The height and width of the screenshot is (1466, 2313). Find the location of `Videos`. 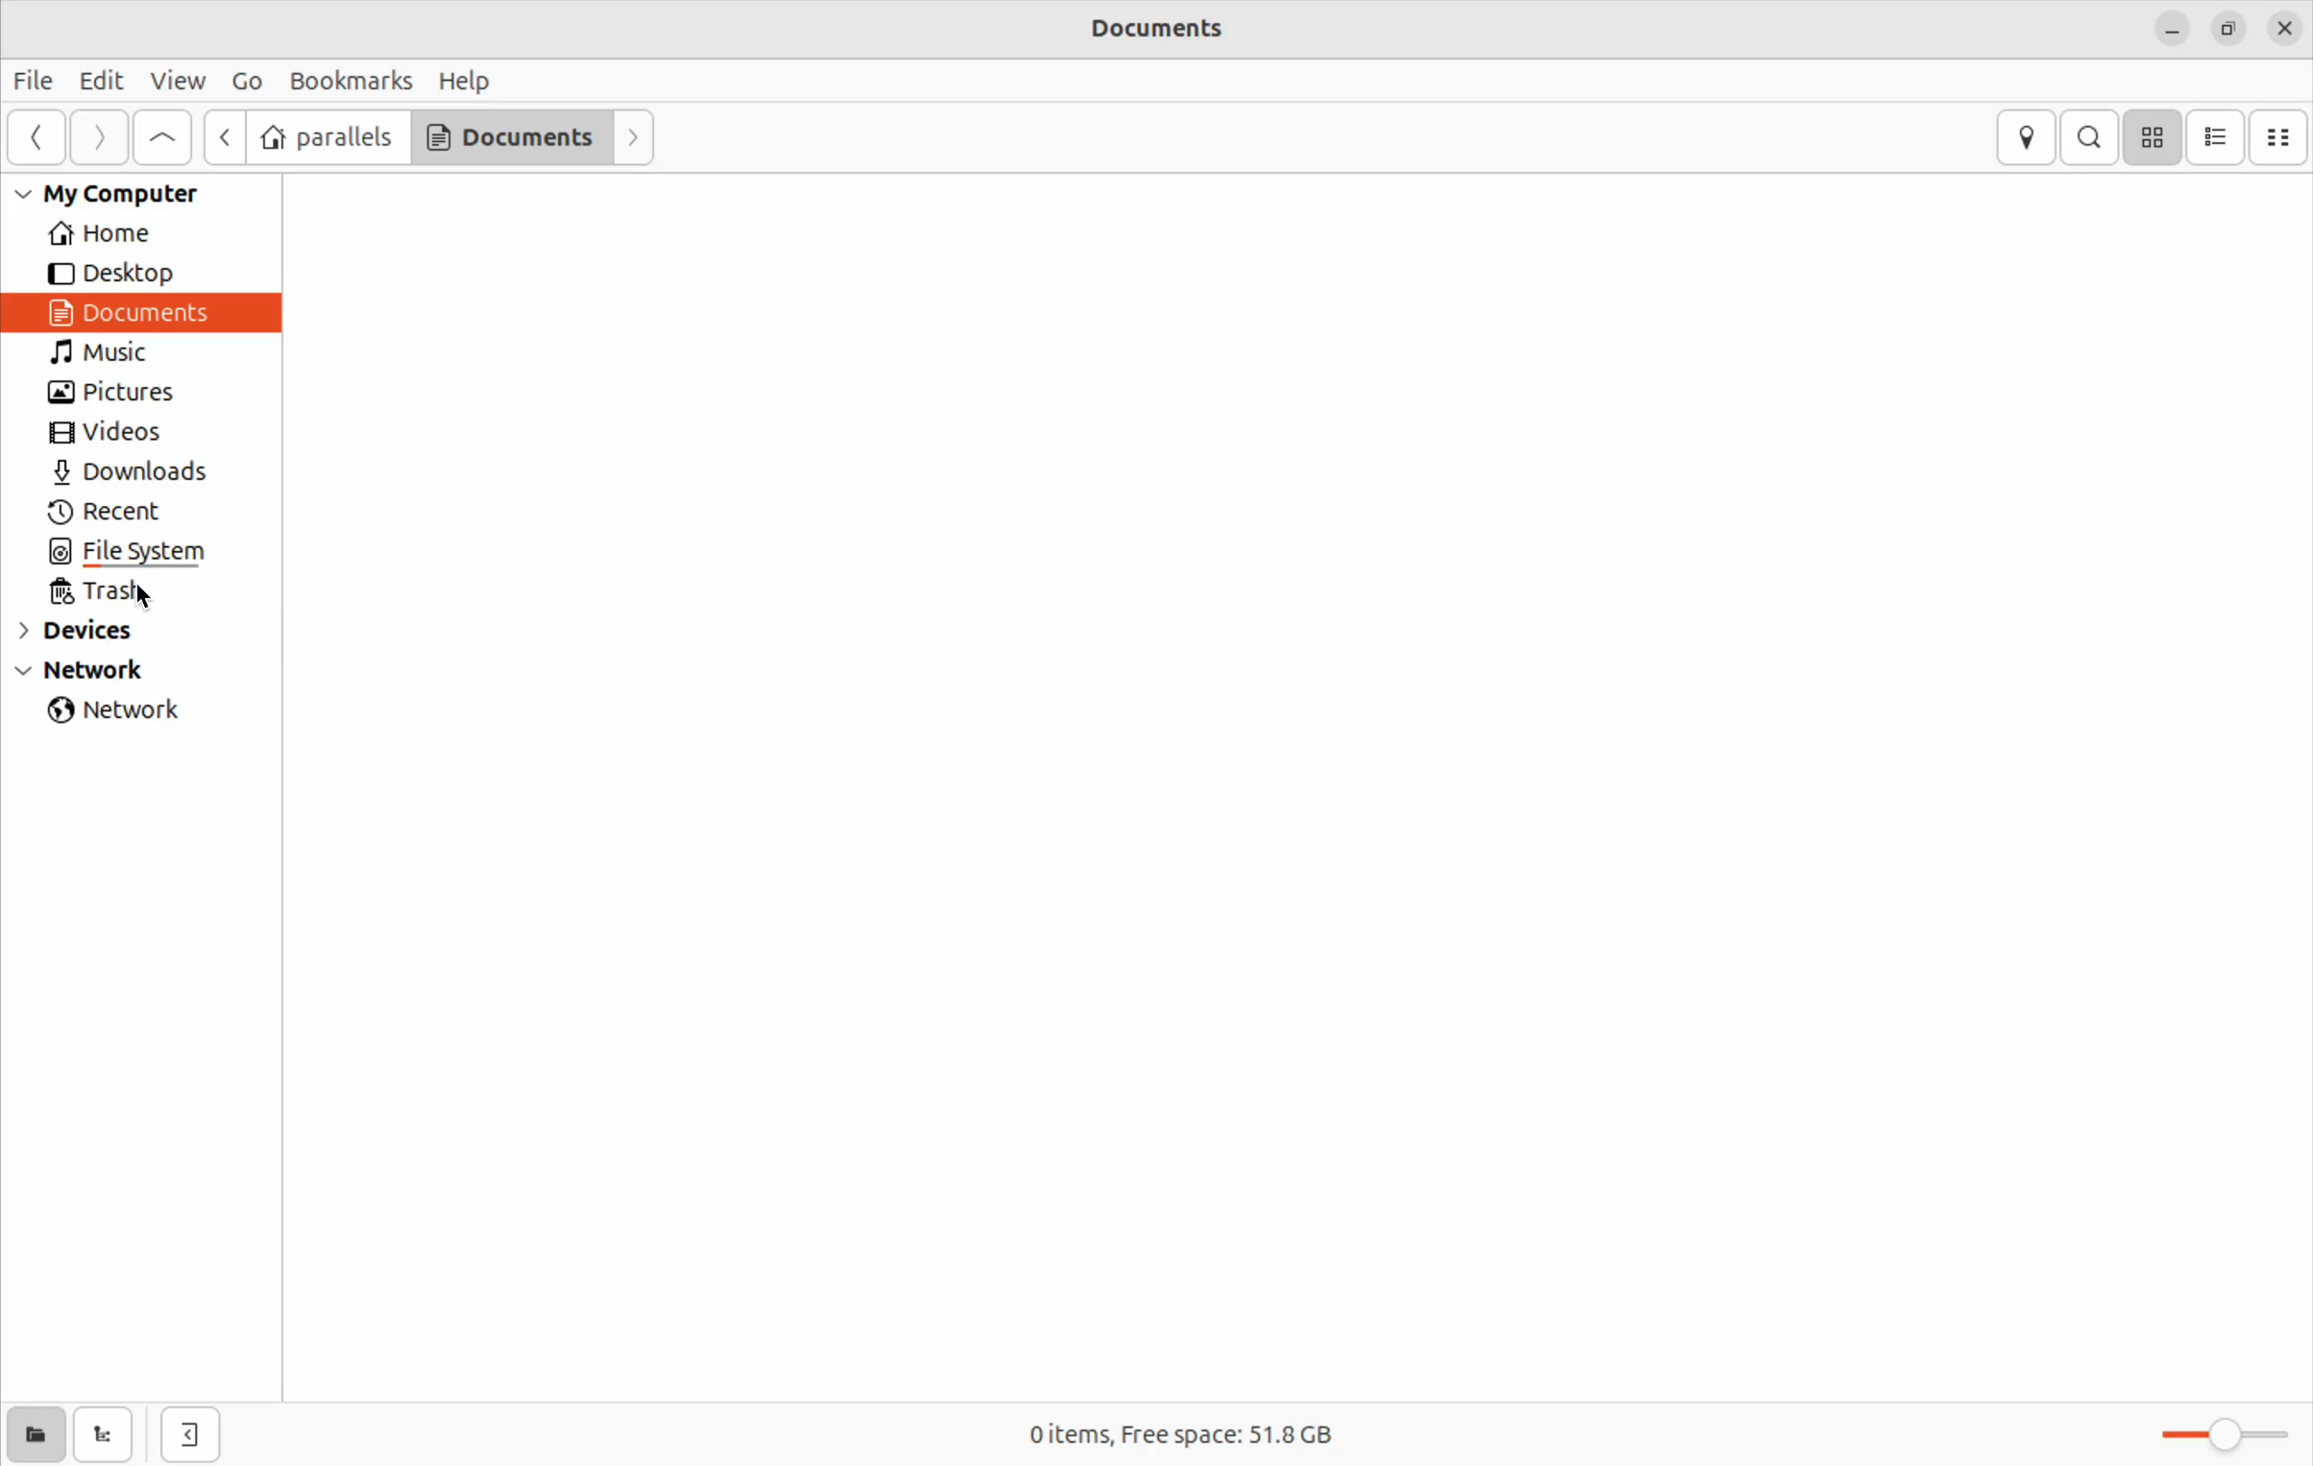

Videos is located at coordinates (128, 432).